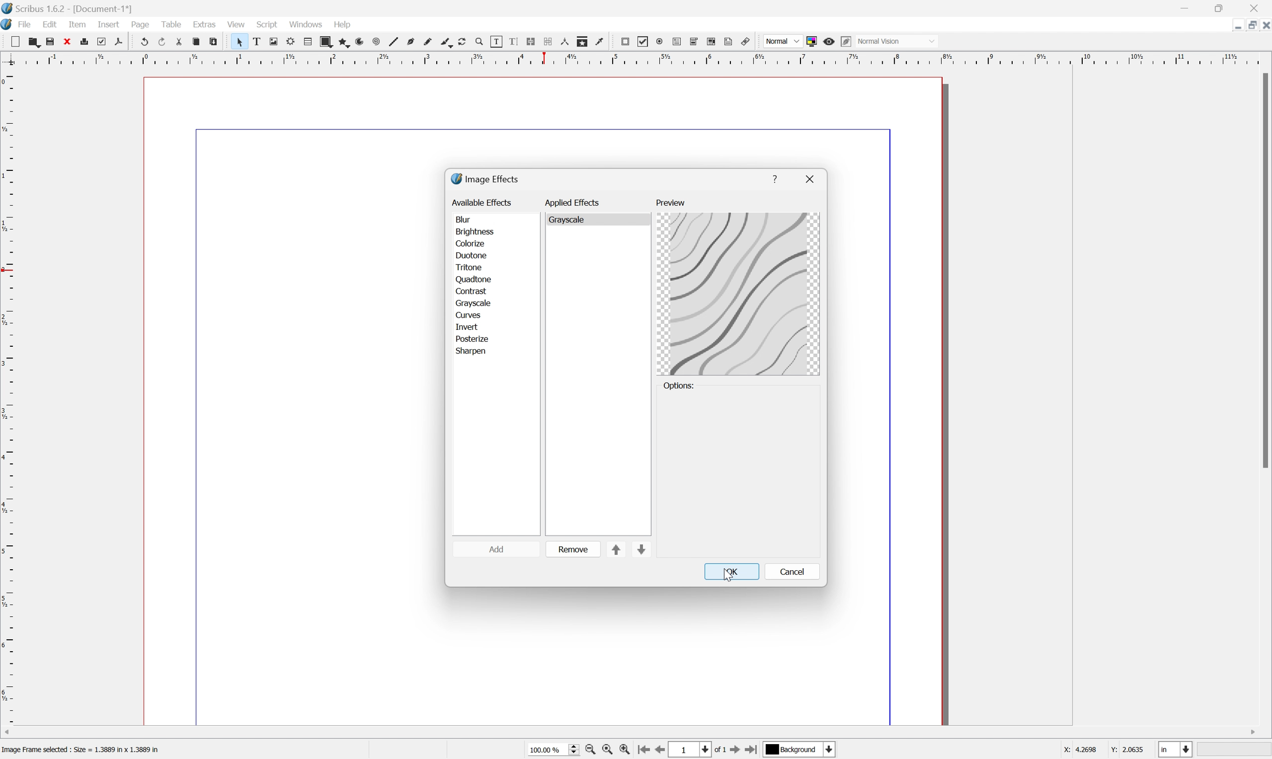 This screenshot has height=759, width=1272. I want to click on Go to the last page, so click(750, 751).